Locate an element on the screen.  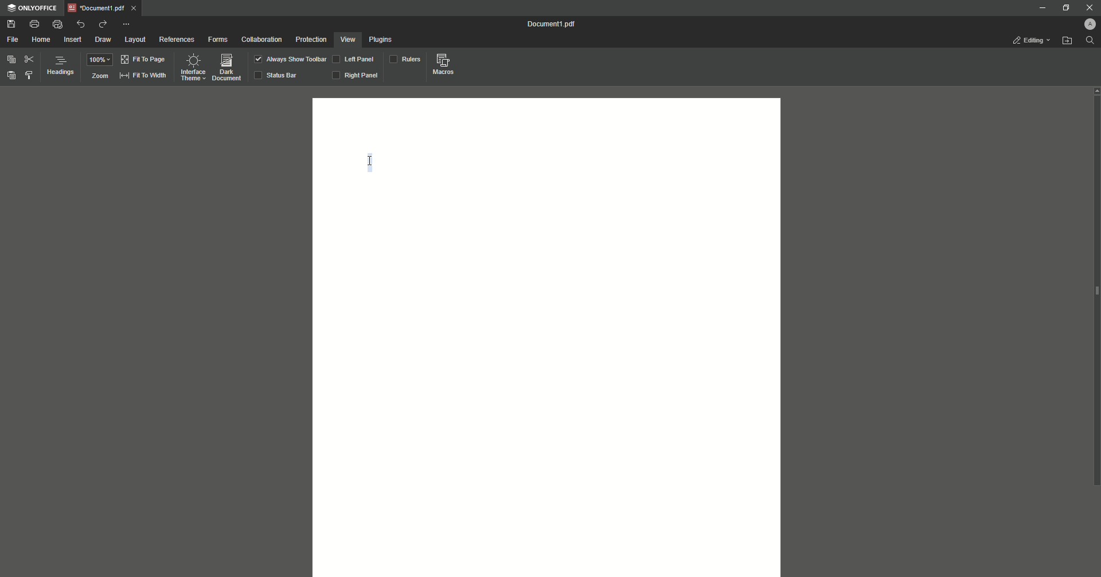
Protection is located at coordinates (312, 40).